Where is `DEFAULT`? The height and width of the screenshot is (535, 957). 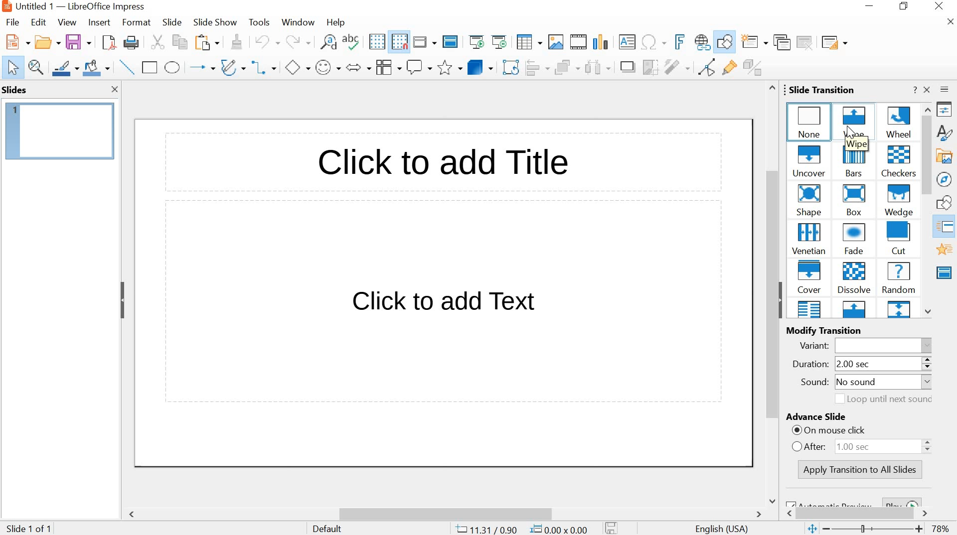
DEFAULT is located at coordinates (335, 528).